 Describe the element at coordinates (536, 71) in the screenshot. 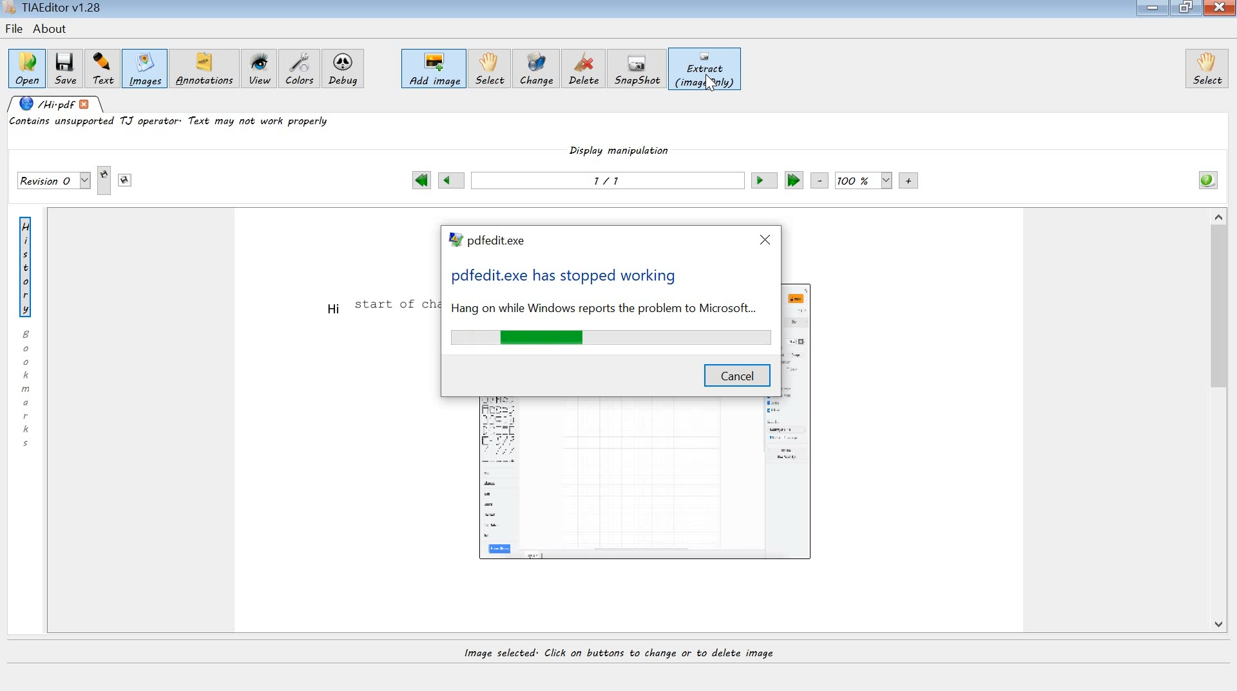

I see `change` at that location.